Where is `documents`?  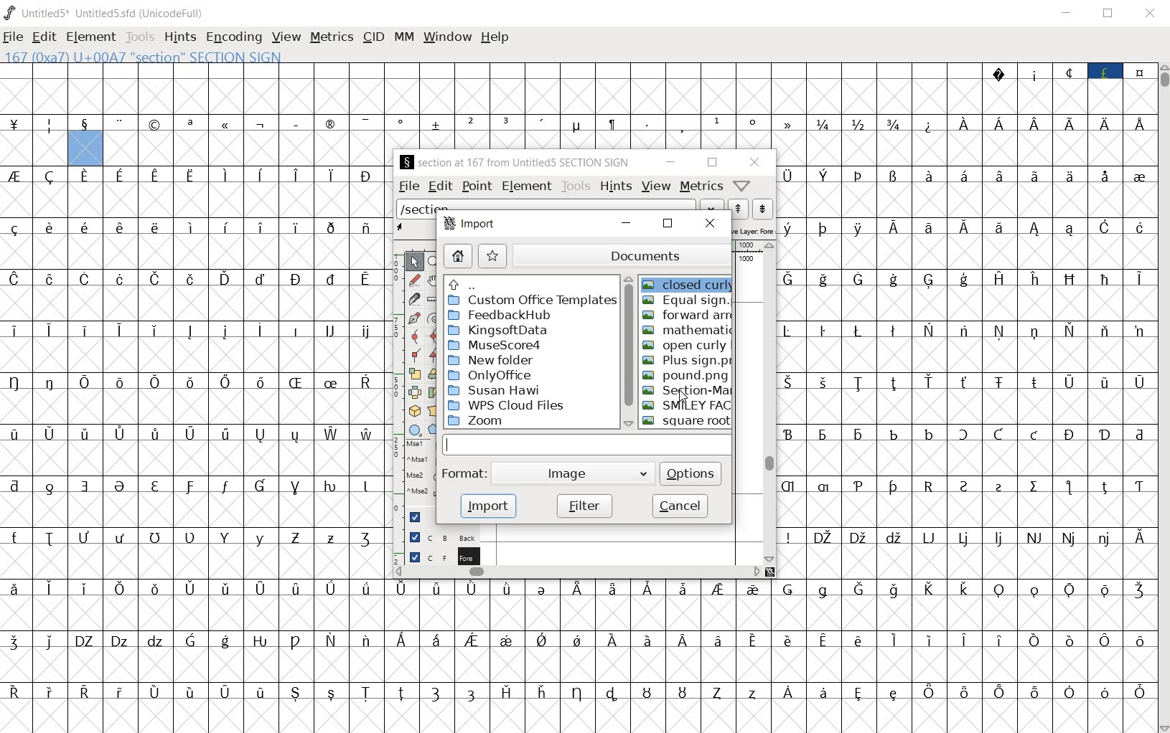 documents is located at coordinates (620, 256).